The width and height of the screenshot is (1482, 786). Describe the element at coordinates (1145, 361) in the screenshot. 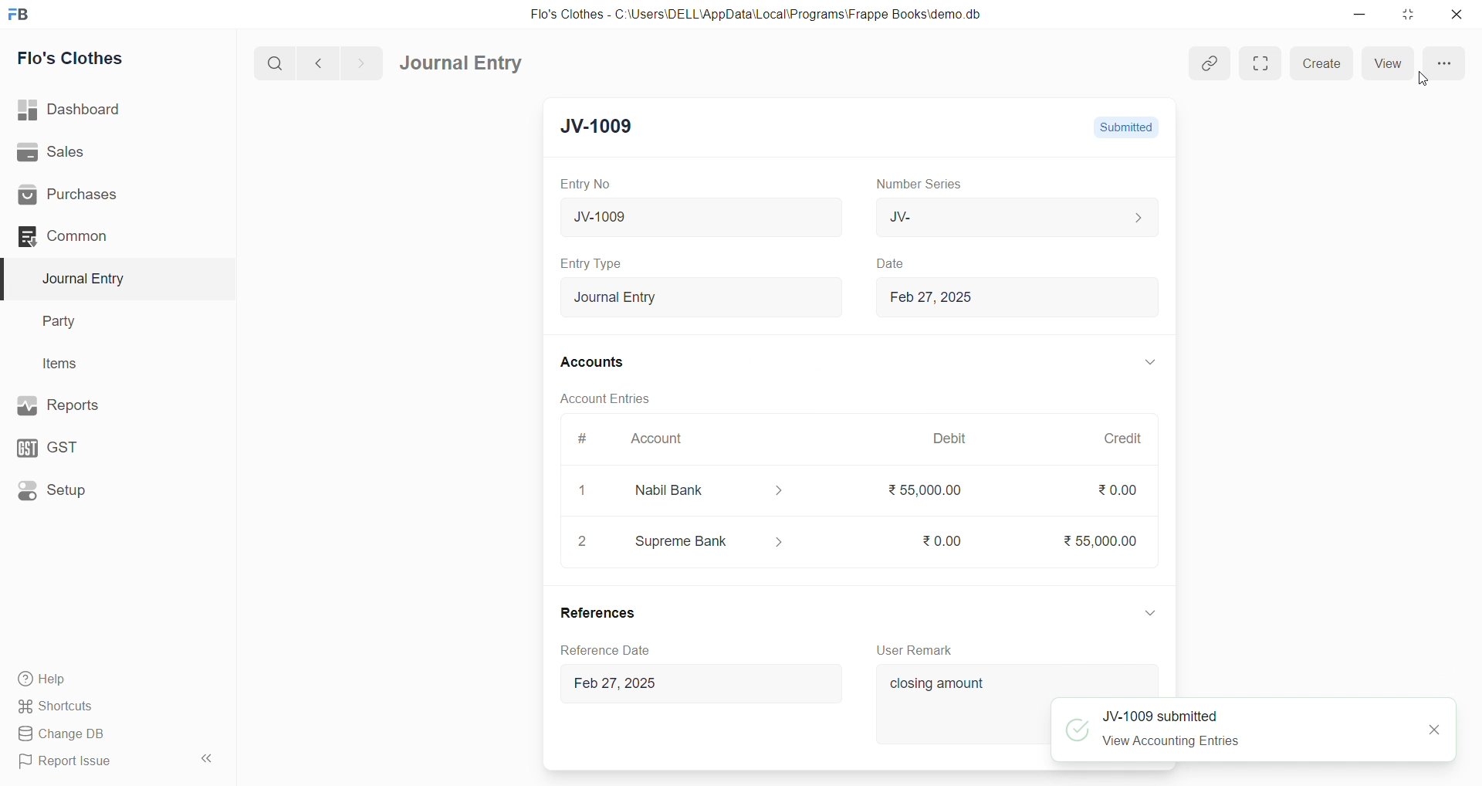

I see `EXPAND/COLLAPSE` at that location.